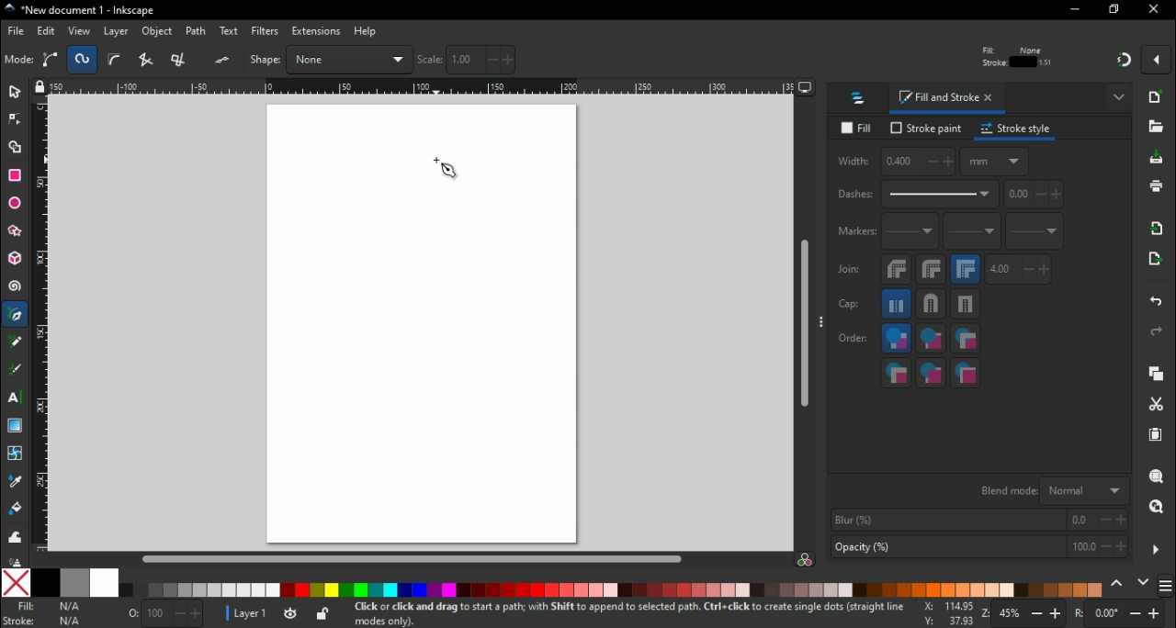  I want to click on mode, so click(19, 61).